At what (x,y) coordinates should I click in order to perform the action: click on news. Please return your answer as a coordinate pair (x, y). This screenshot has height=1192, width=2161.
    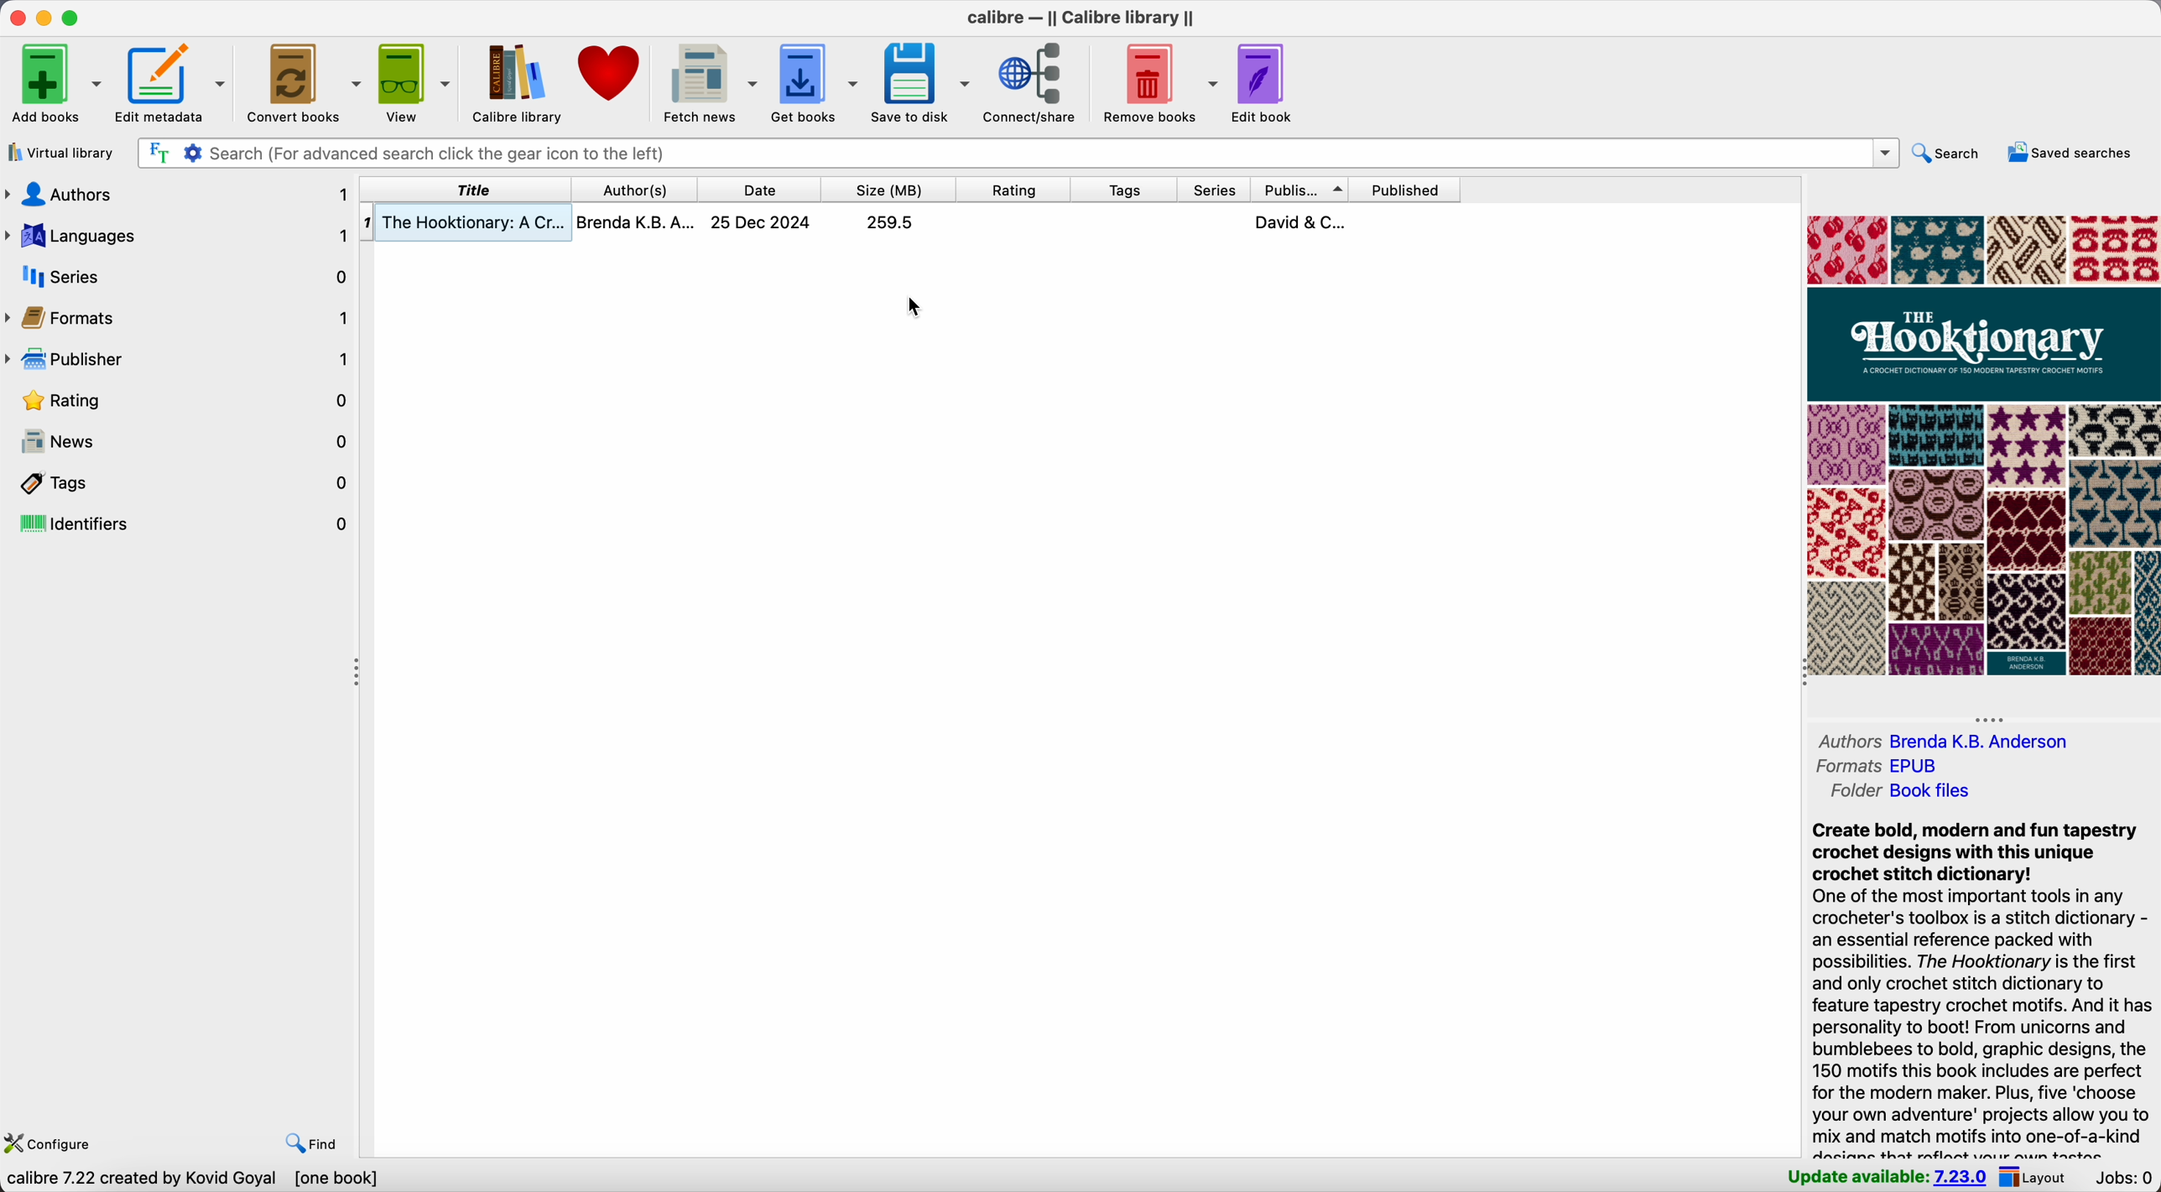
    Looking at the image, I should click on (179, 443).